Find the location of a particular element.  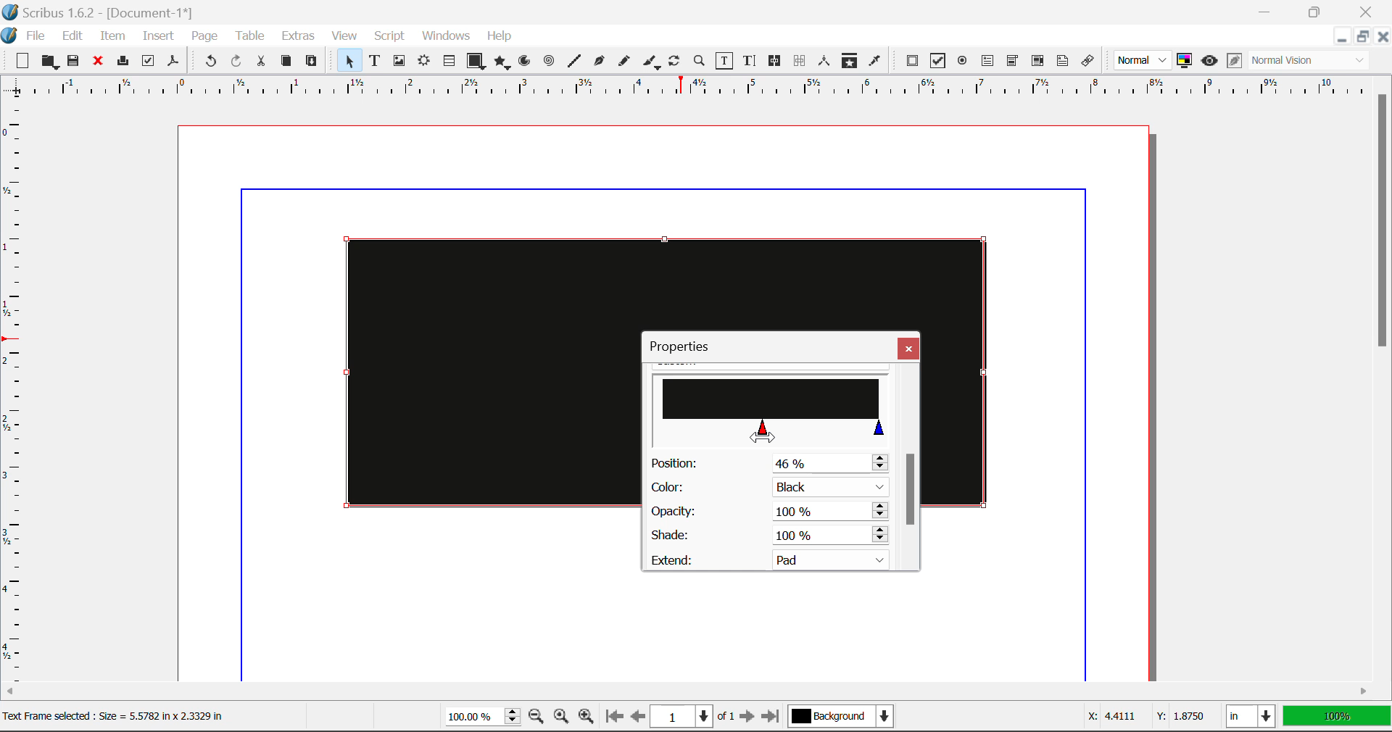

Save is located at coordinates (75, 62).